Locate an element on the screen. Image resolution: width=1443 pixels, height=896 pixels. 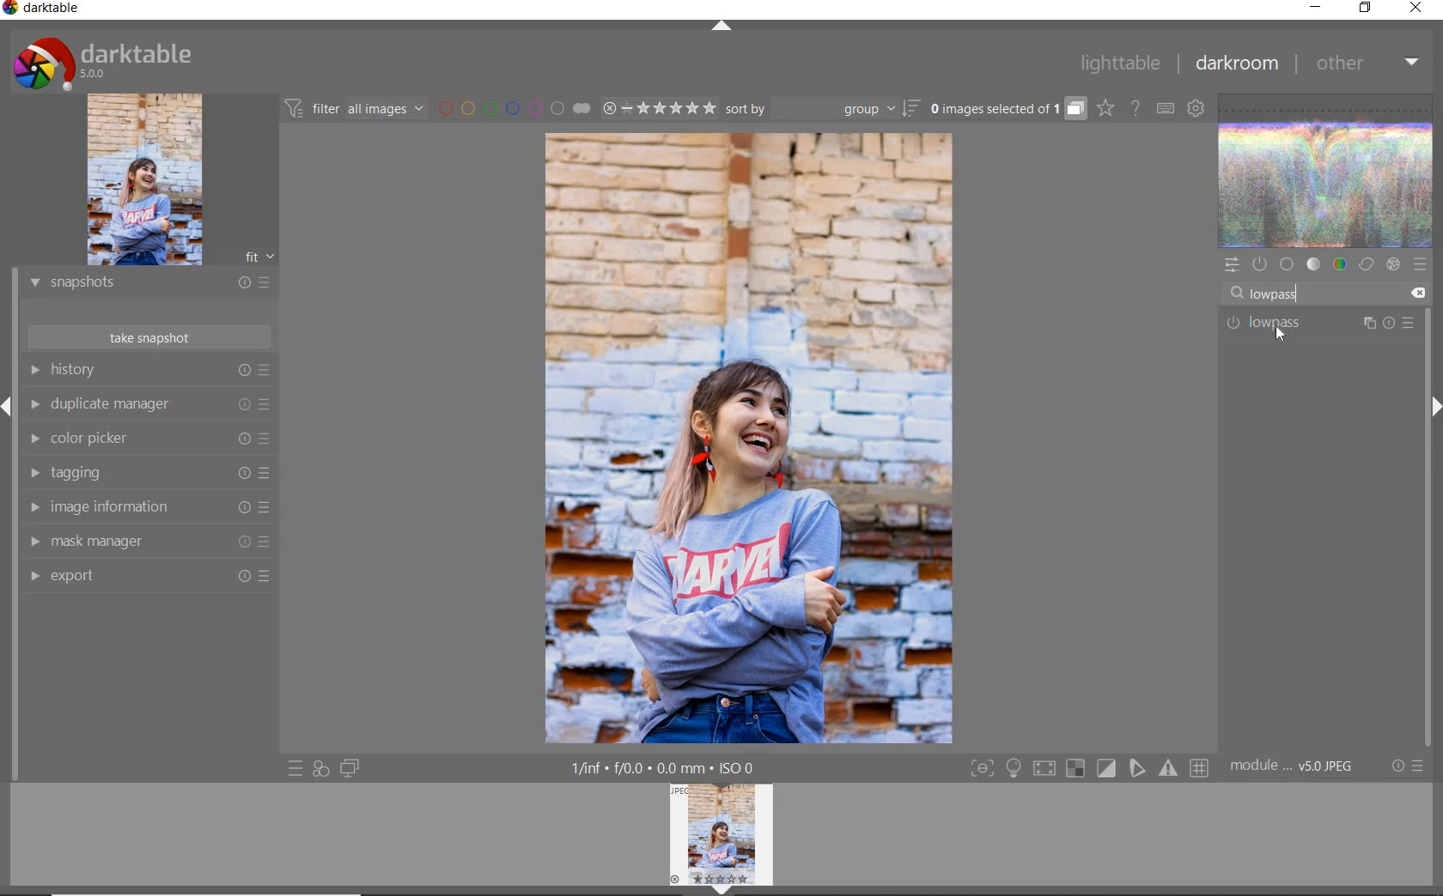
image preview is located at coordinates (170, 180).